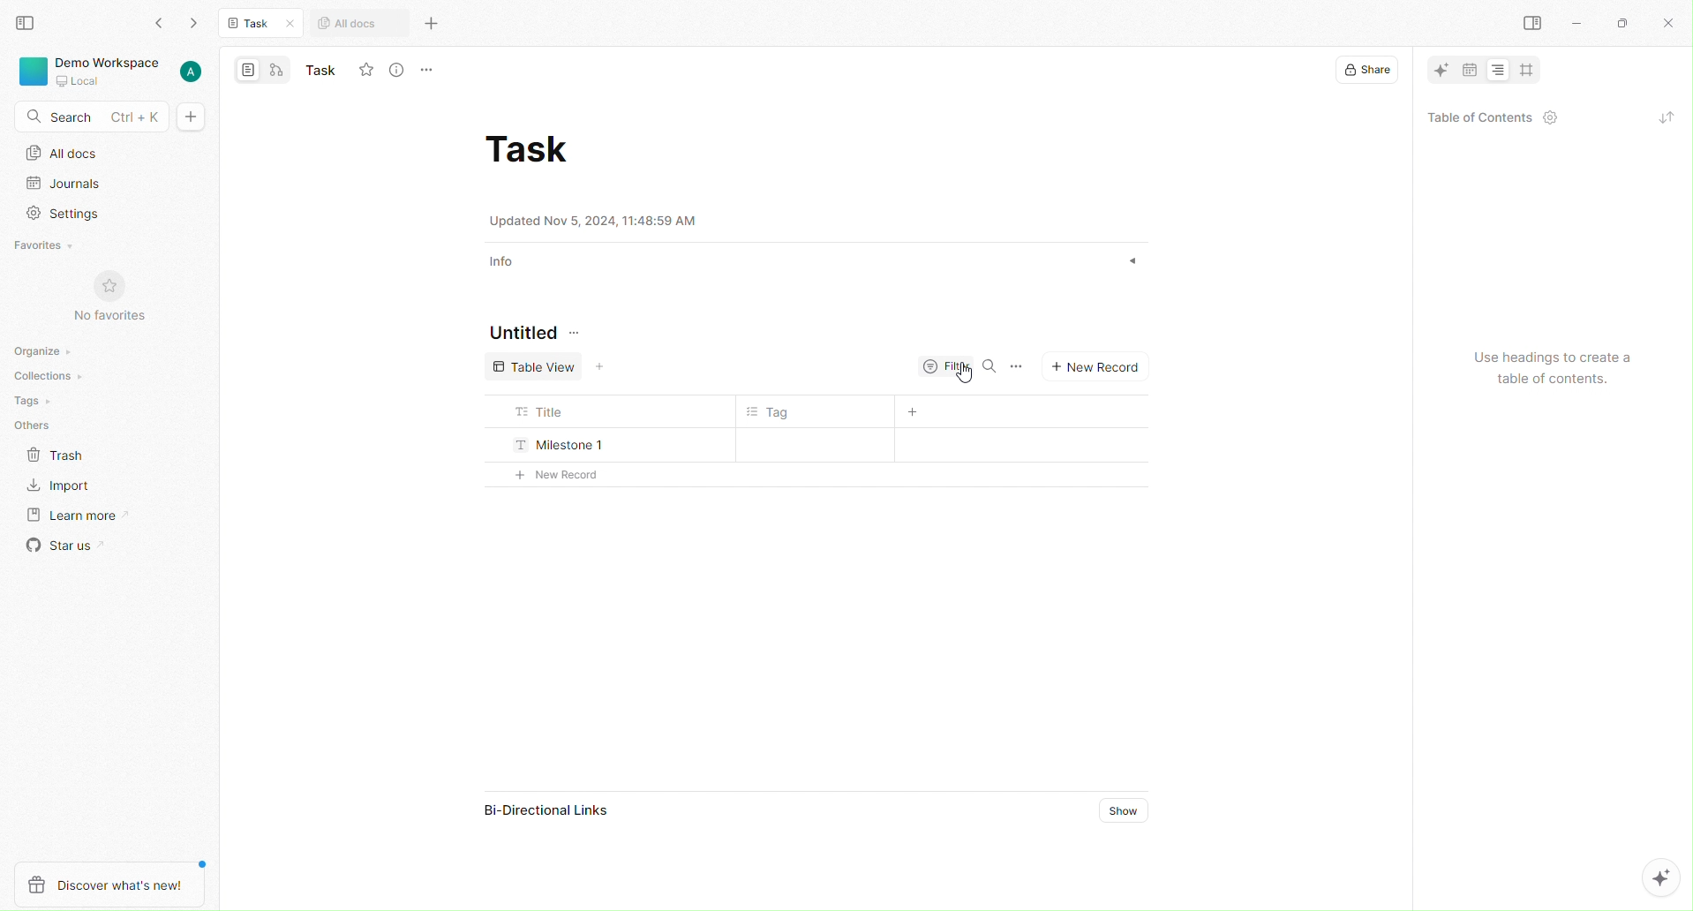 The width and height of the screenshot is (1693, 911). I want to click on Workspace, local, so click(92, 72).